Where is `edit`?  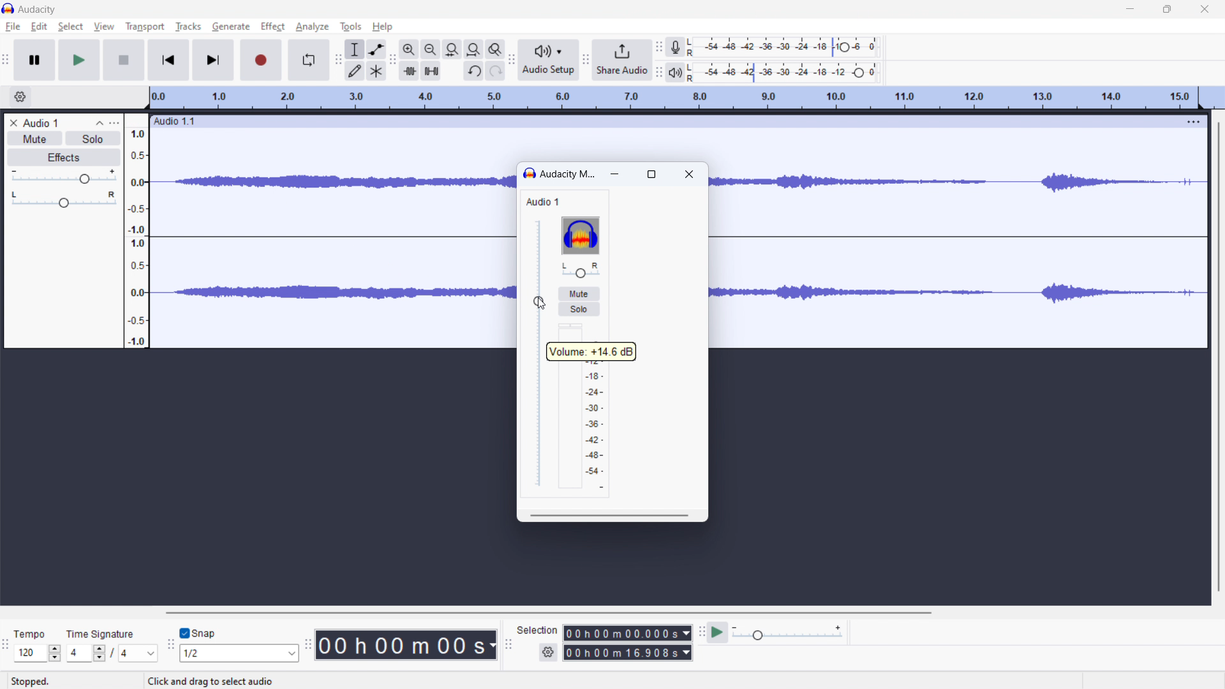 edit is located at coordinates (39, 27).